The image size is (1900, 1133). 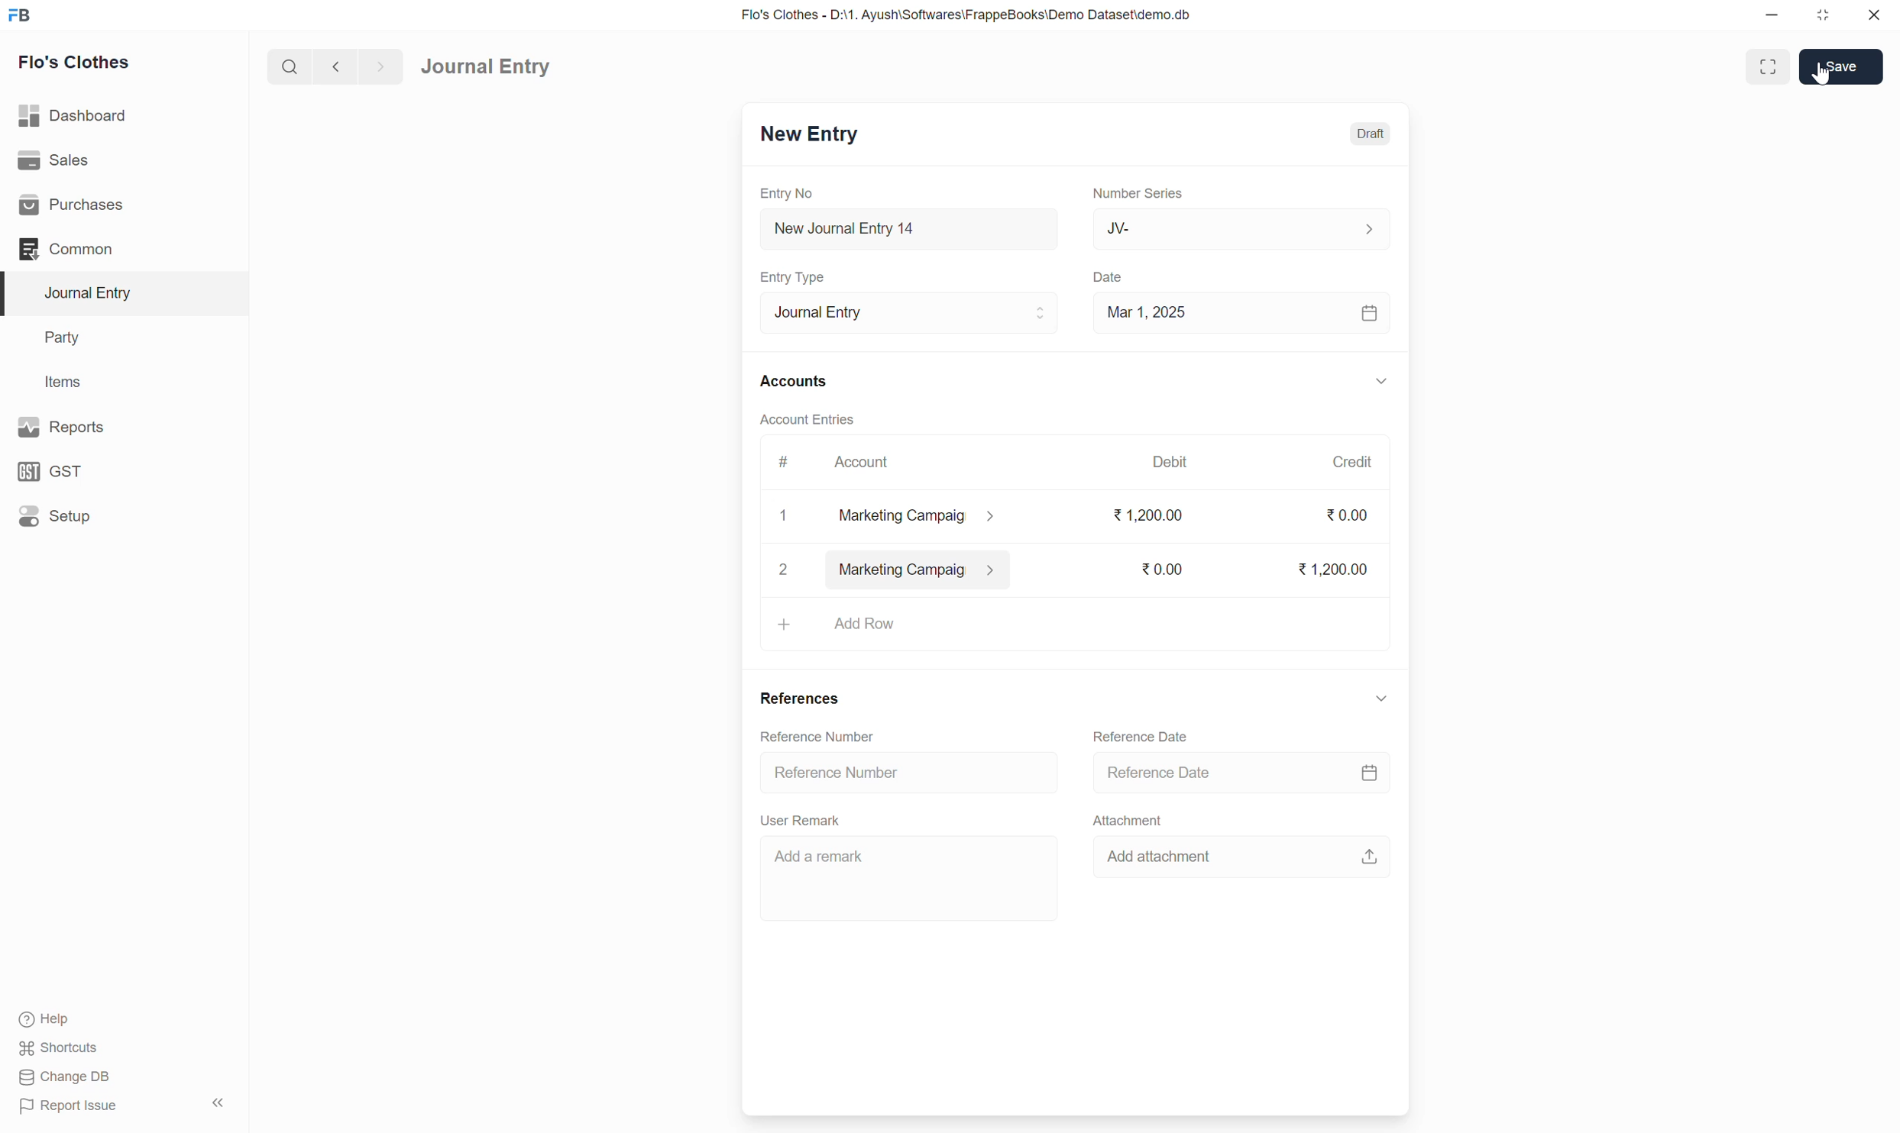 I want to click on +, so click(x=784, y=624).